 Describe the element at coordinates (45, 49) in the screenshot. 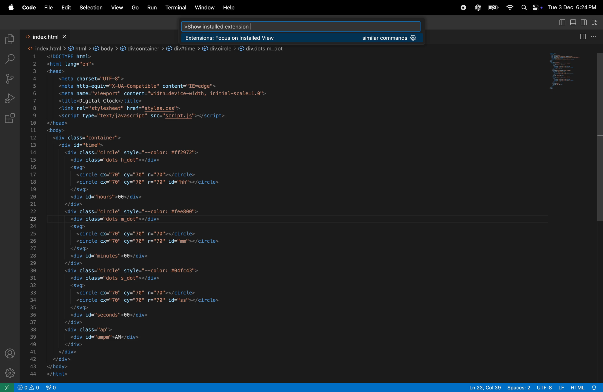

I see `index.htm` at that location.